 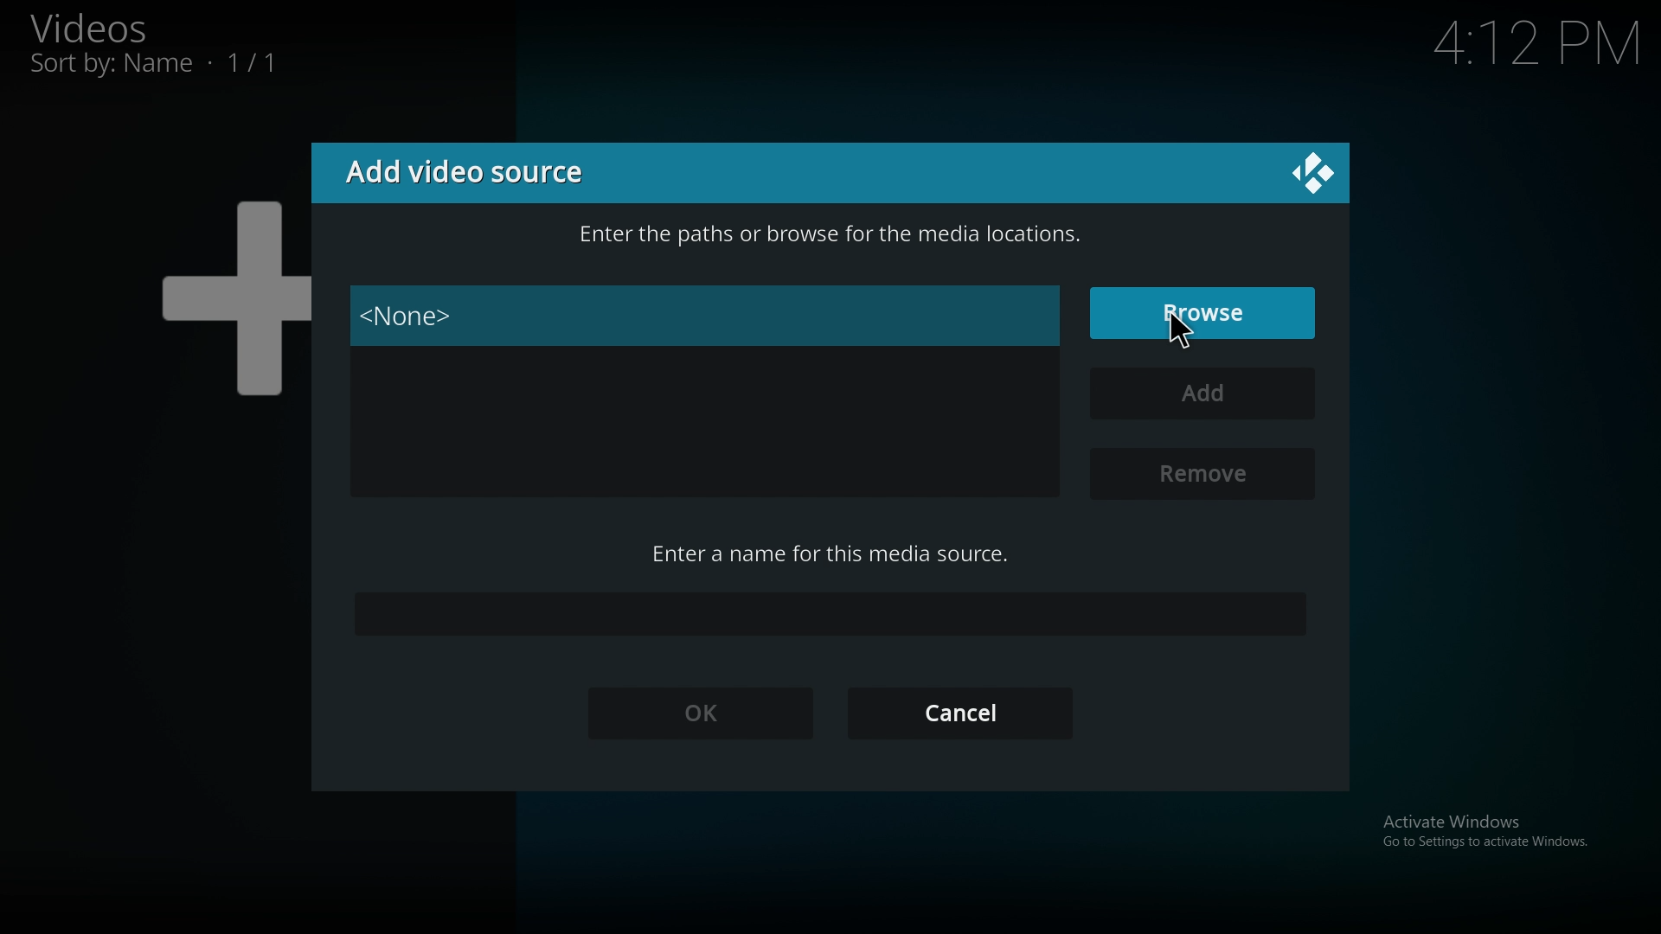 I want to click on add video source, so click(x=483, y=174).